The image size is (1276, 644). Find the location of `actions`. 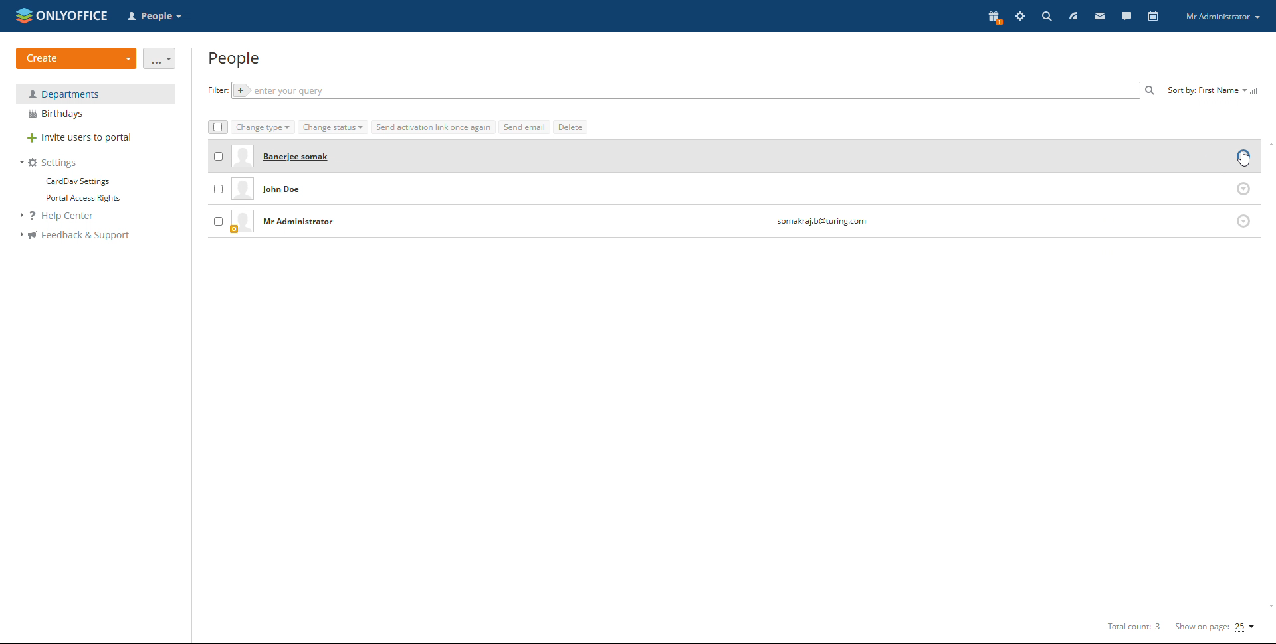

actions is located at coordinates (1243, 157).